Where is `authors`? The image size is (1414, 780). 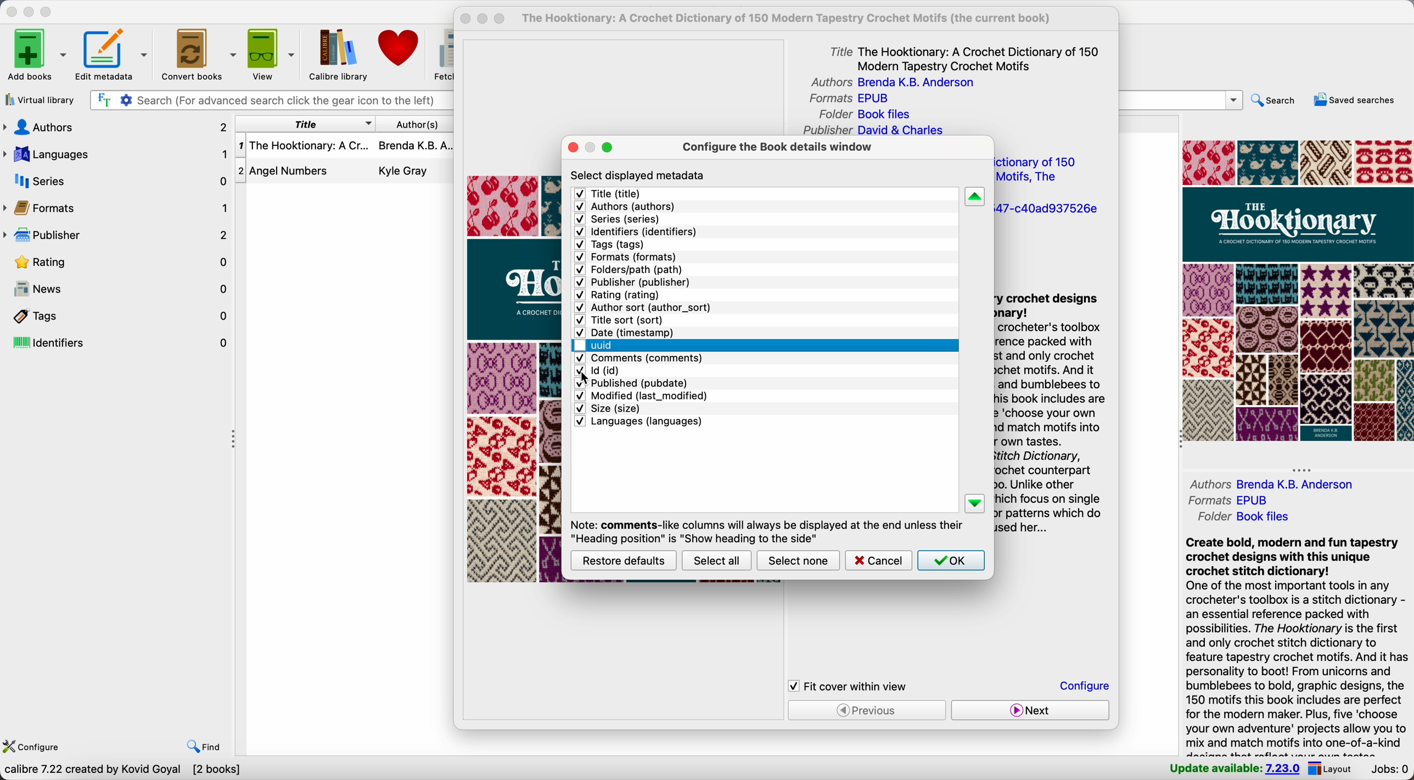
authors is located at coordinates (117, 127).